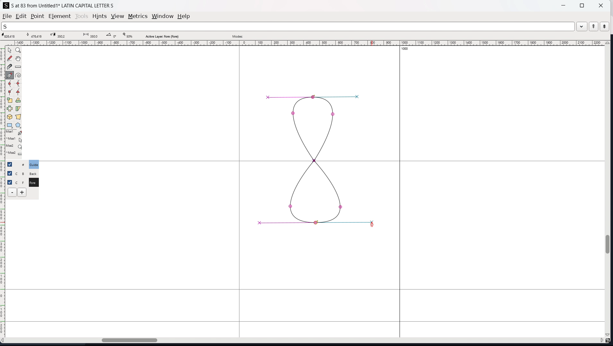 The height and width of the screenshot is (346, 613). What do you see at coordinates (10, 100) in the screenshot?
I see `scale the selection` at bounding box center [10, 100].